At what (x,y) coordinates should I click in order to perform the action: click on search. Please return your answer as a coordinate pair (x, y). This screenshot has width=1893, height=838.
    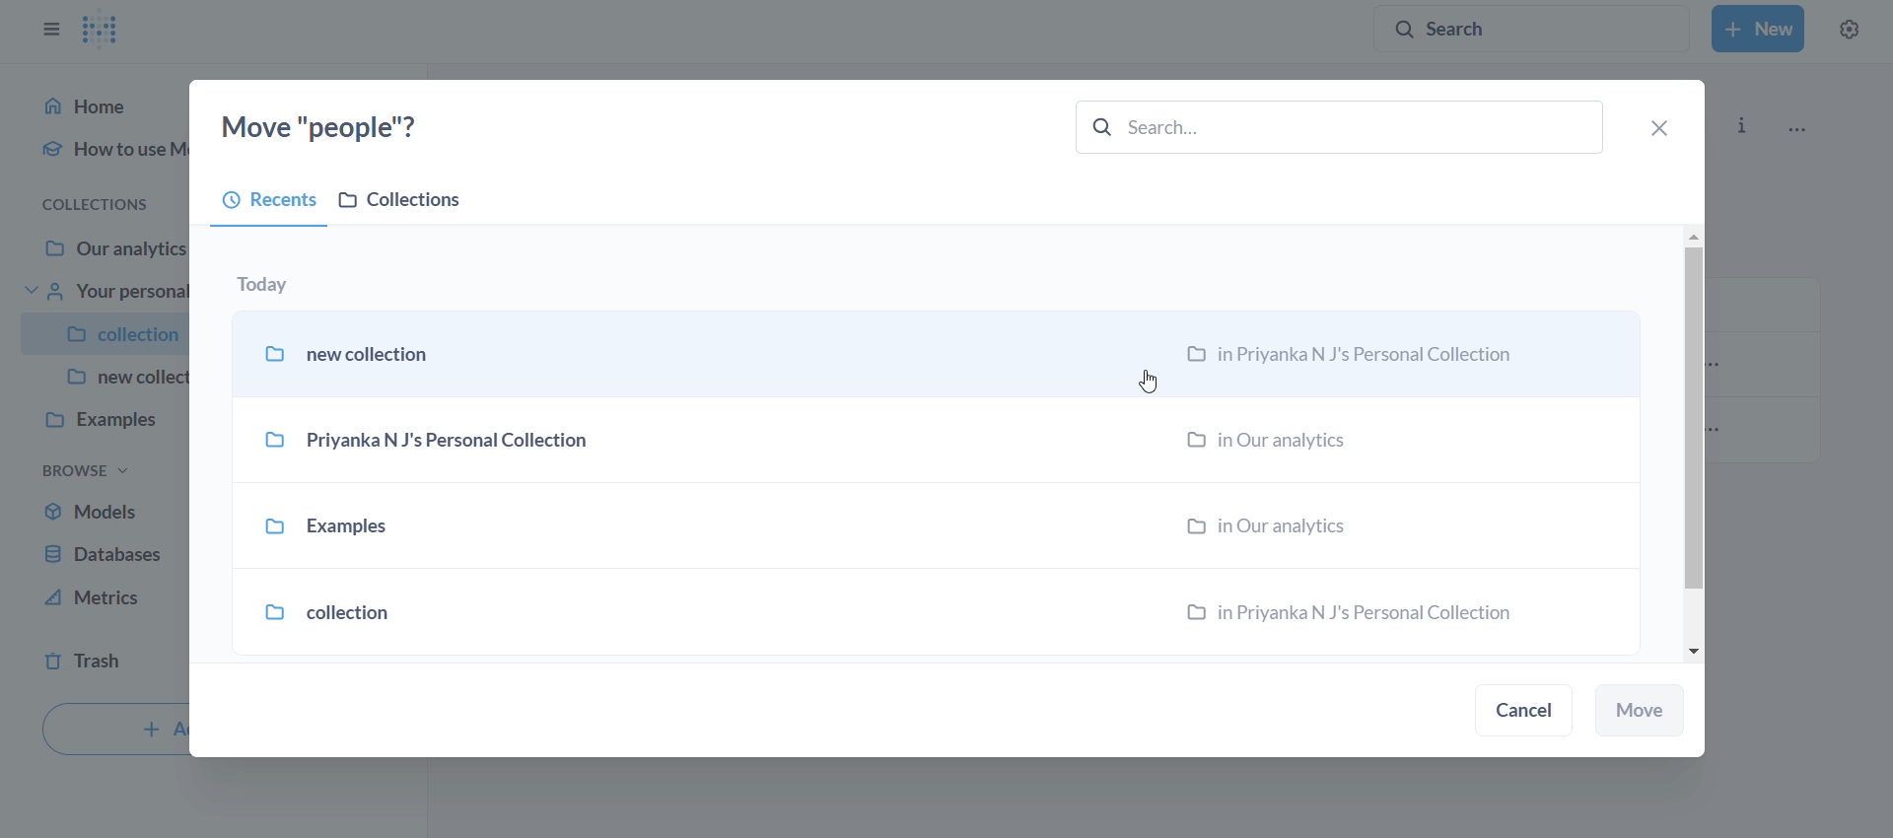
    Looking at the image, I should click on (1341, 127).